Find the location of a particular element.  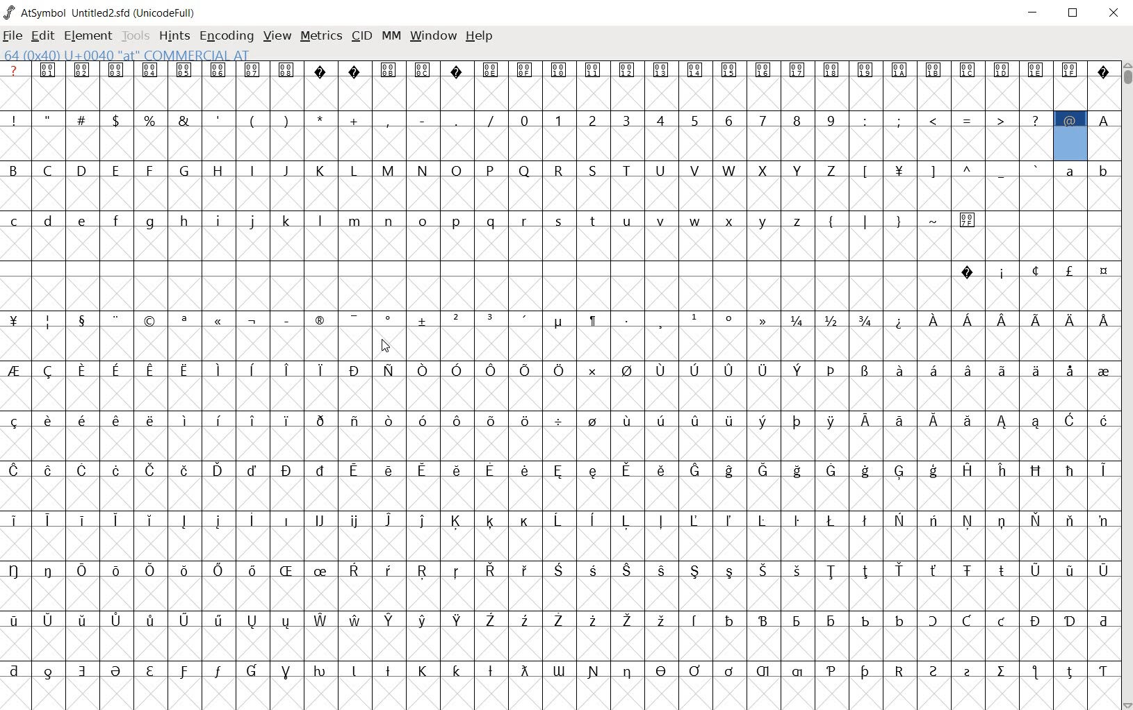

empty glyph slots is located at coordinates (1102, 144).